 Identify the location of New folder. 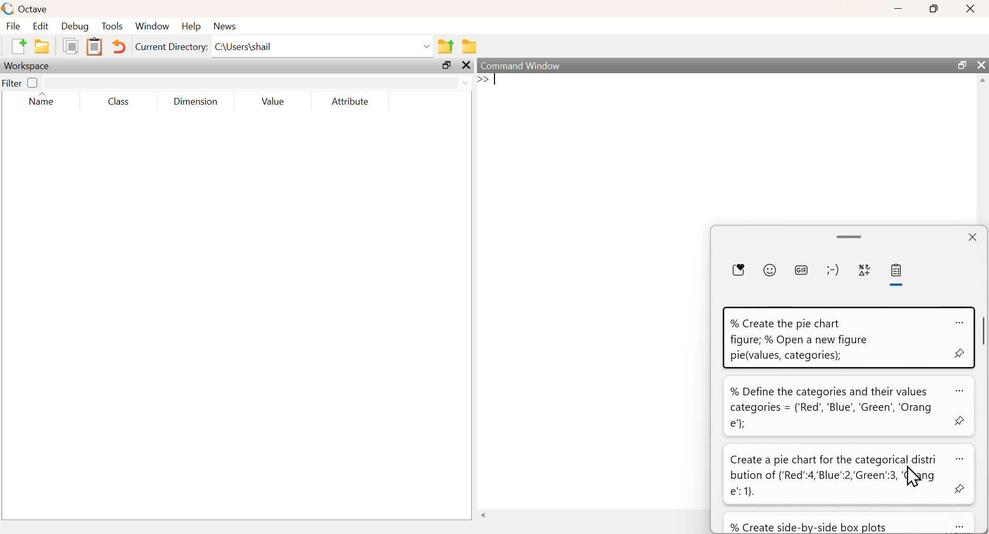
(43, 46).